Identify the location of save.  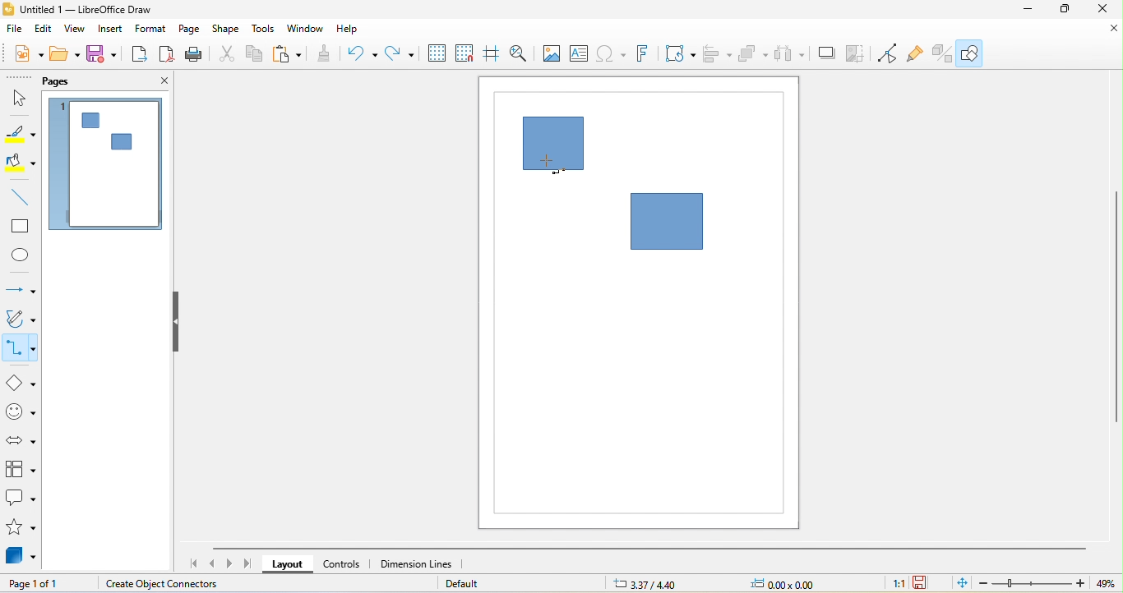
(100, 54).